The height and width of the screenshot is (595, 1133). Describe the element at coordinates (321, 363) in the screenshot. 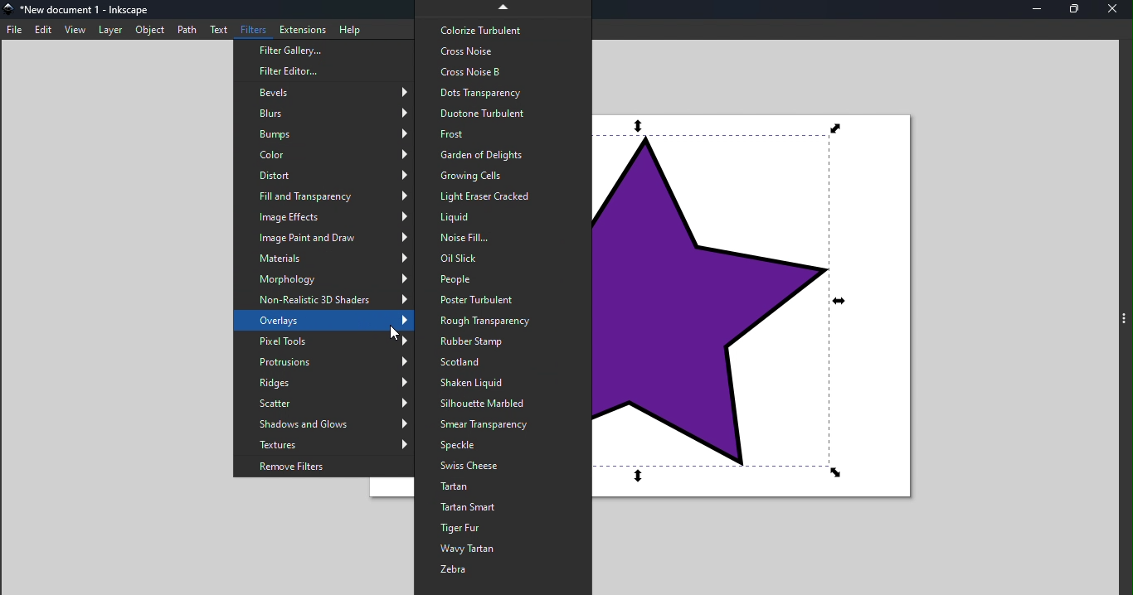

I see `Protrusions` at that location.